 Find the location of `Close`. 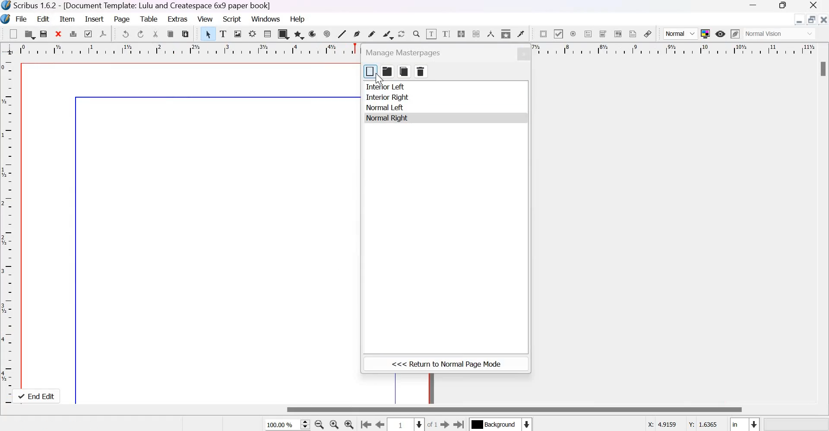

Close is located at coordinates (813, 5).